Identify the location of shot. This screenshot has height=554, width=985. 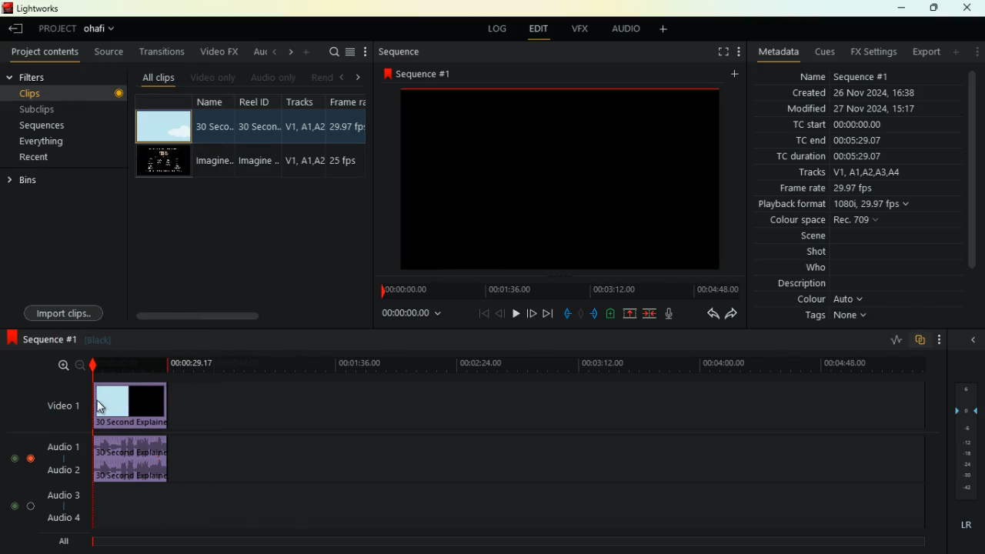
(817, 253).